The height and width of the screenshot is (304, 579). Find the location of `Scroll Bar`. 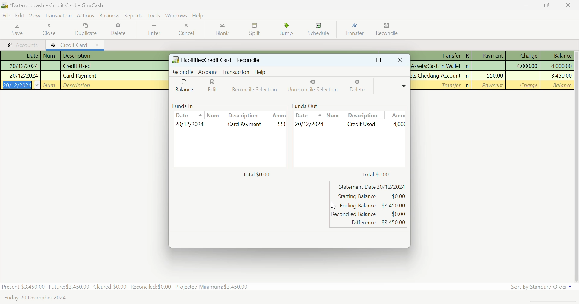

Scroll Bar is located at coordinates (575, 165).